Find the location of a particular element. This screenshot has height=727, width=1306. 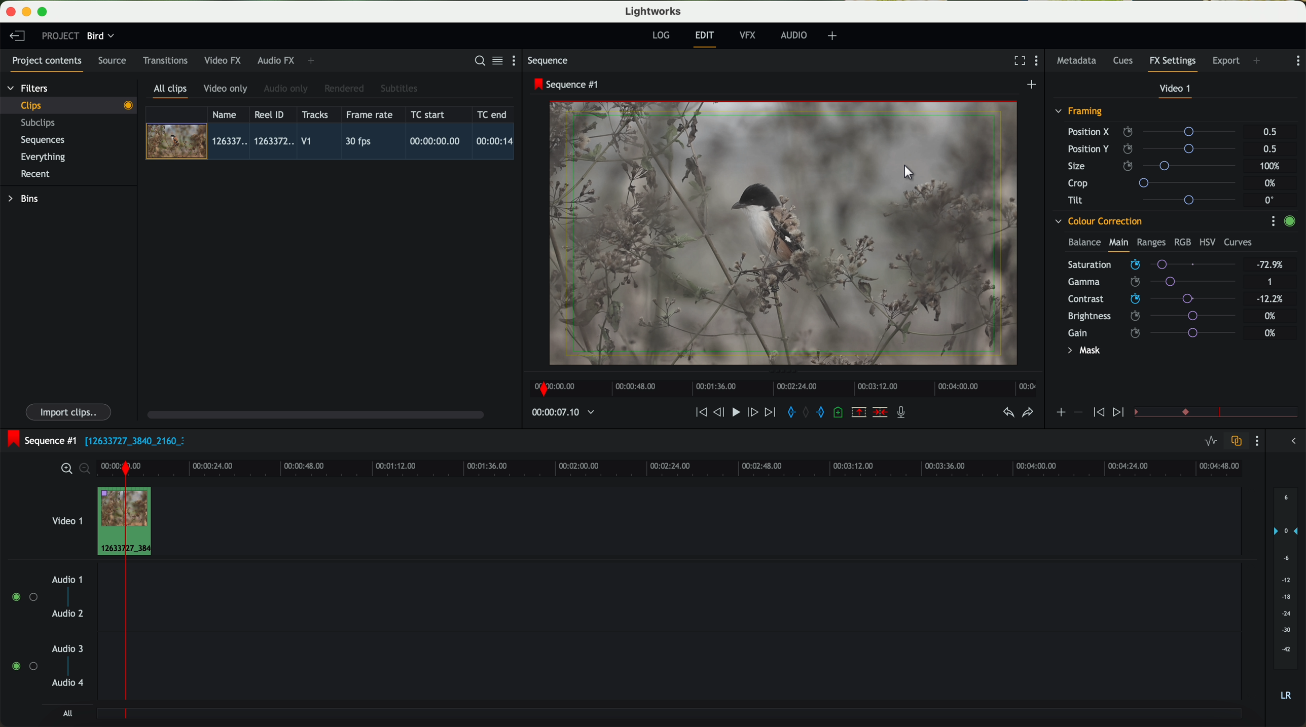

show settings menu is located at coordinates (1273, 221).